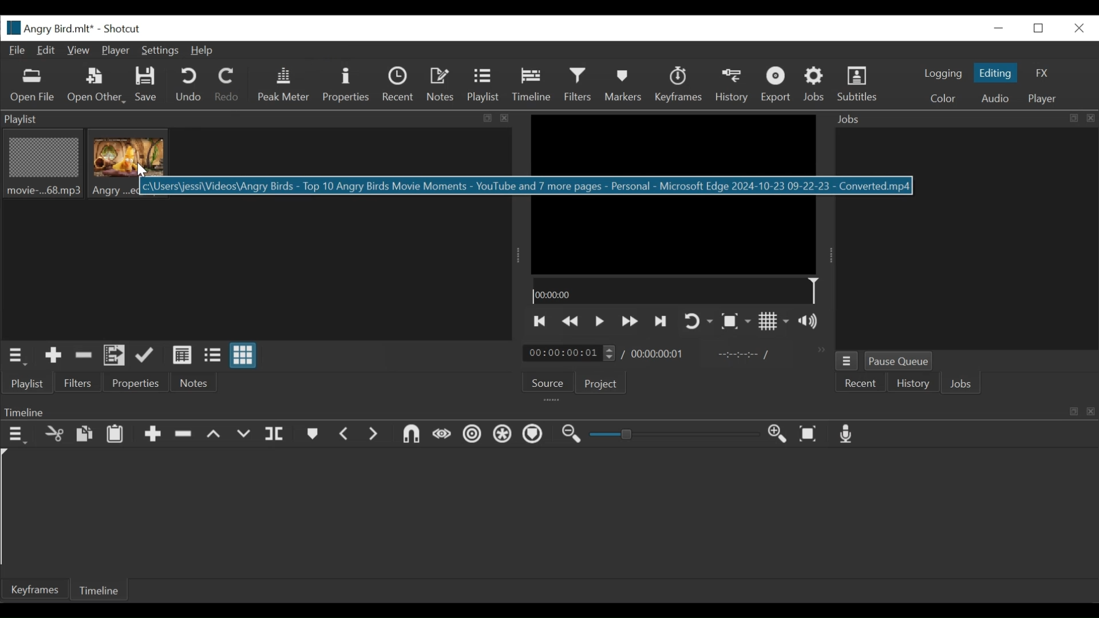  What do you see at coordinates (188, 85) in the screenshot?
I see `Undo` at bounding box center [188, 85].